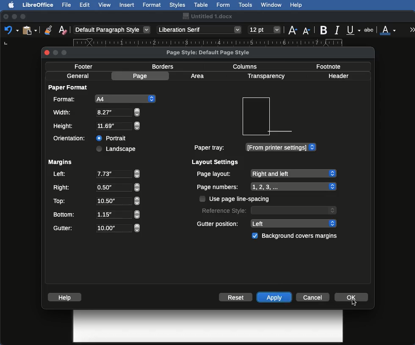 The height and width of the screenshot is (345, 415). What do you see at coordinates (351, 297) in the screenshot?
I see `OK` at bounding box center [351, 297].